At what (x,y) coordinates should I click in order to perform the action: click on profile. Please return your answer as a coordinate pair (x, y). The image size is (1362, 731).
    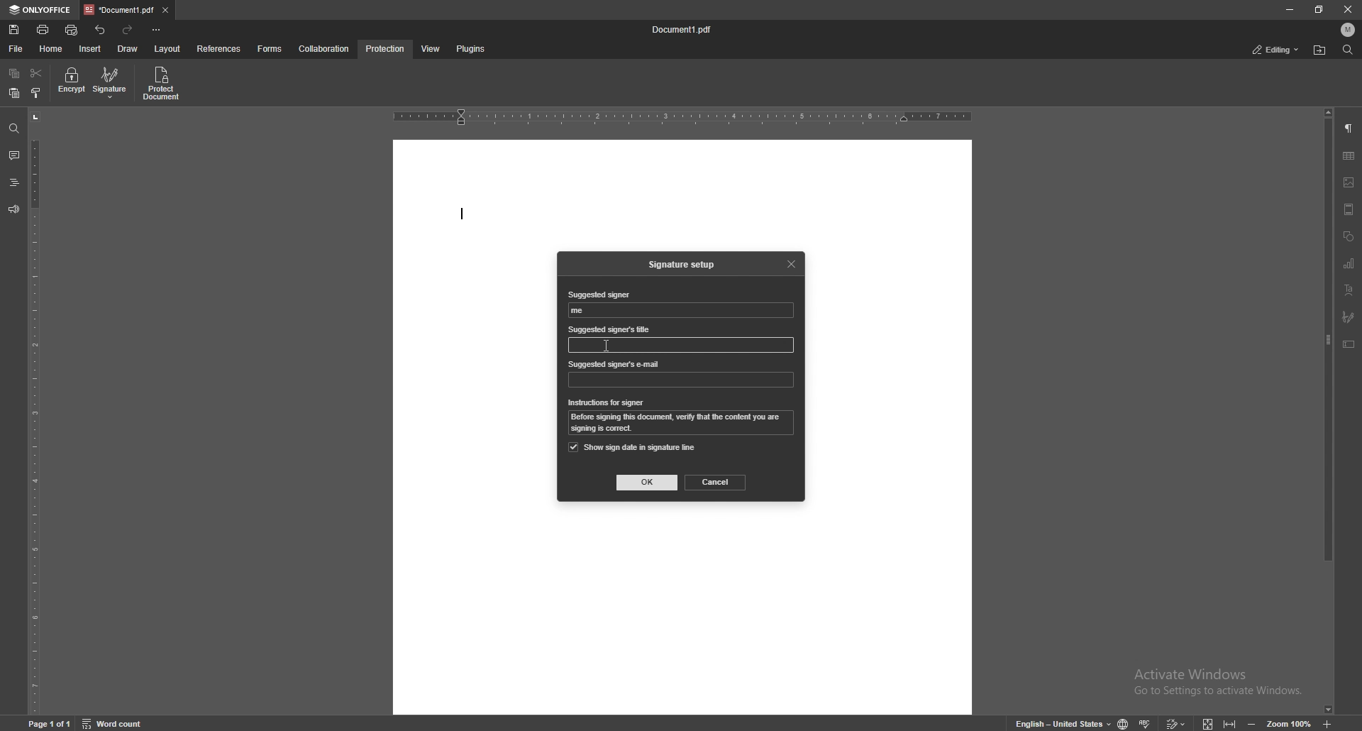
    Looking at the image, I should click on (1349, 30).